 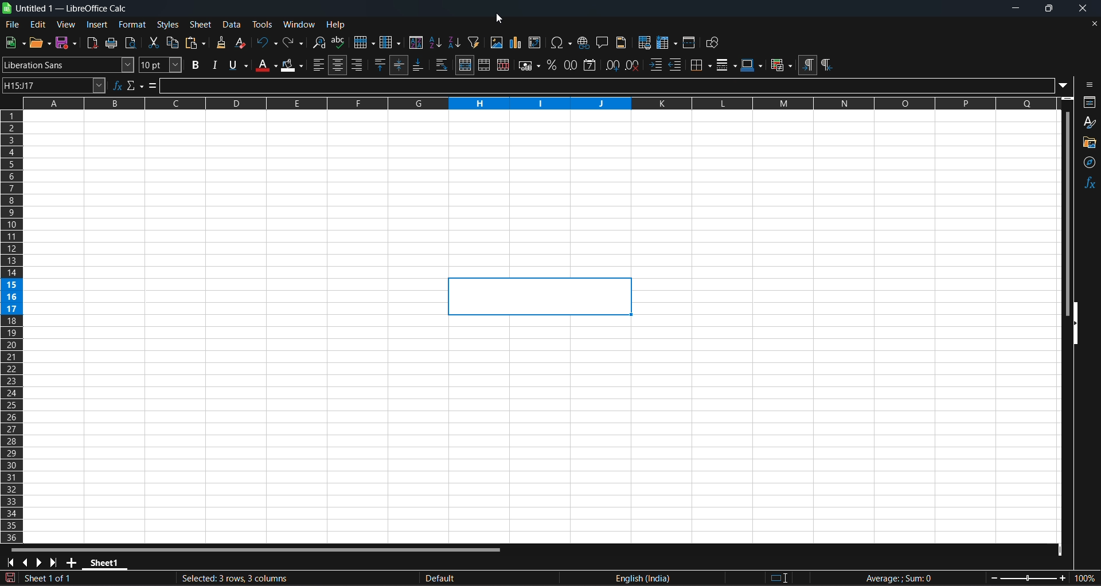 I want to click on underline, so click(x=237, y=66).